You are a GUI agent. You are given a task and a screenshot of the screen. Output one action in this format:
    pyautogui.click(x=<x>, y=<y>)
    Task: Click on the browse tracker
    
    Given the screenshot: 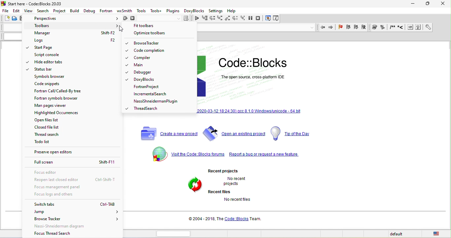 What is the action you would take?
    pyautogui.click(x=146, y=44)
    